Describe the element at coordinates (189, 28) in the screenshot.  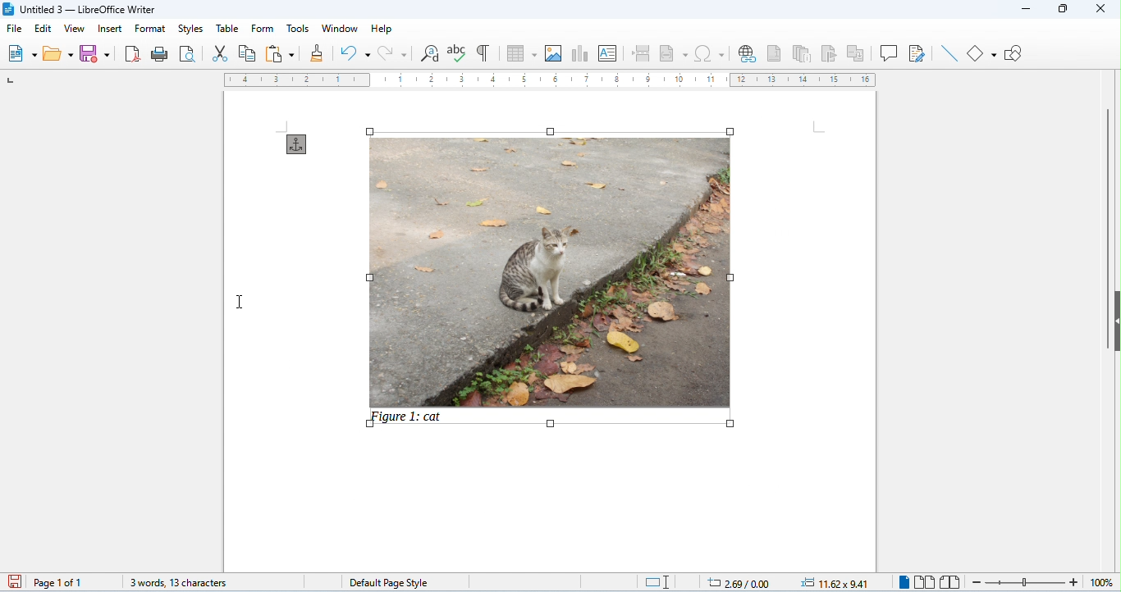
I see `styles` at that location.